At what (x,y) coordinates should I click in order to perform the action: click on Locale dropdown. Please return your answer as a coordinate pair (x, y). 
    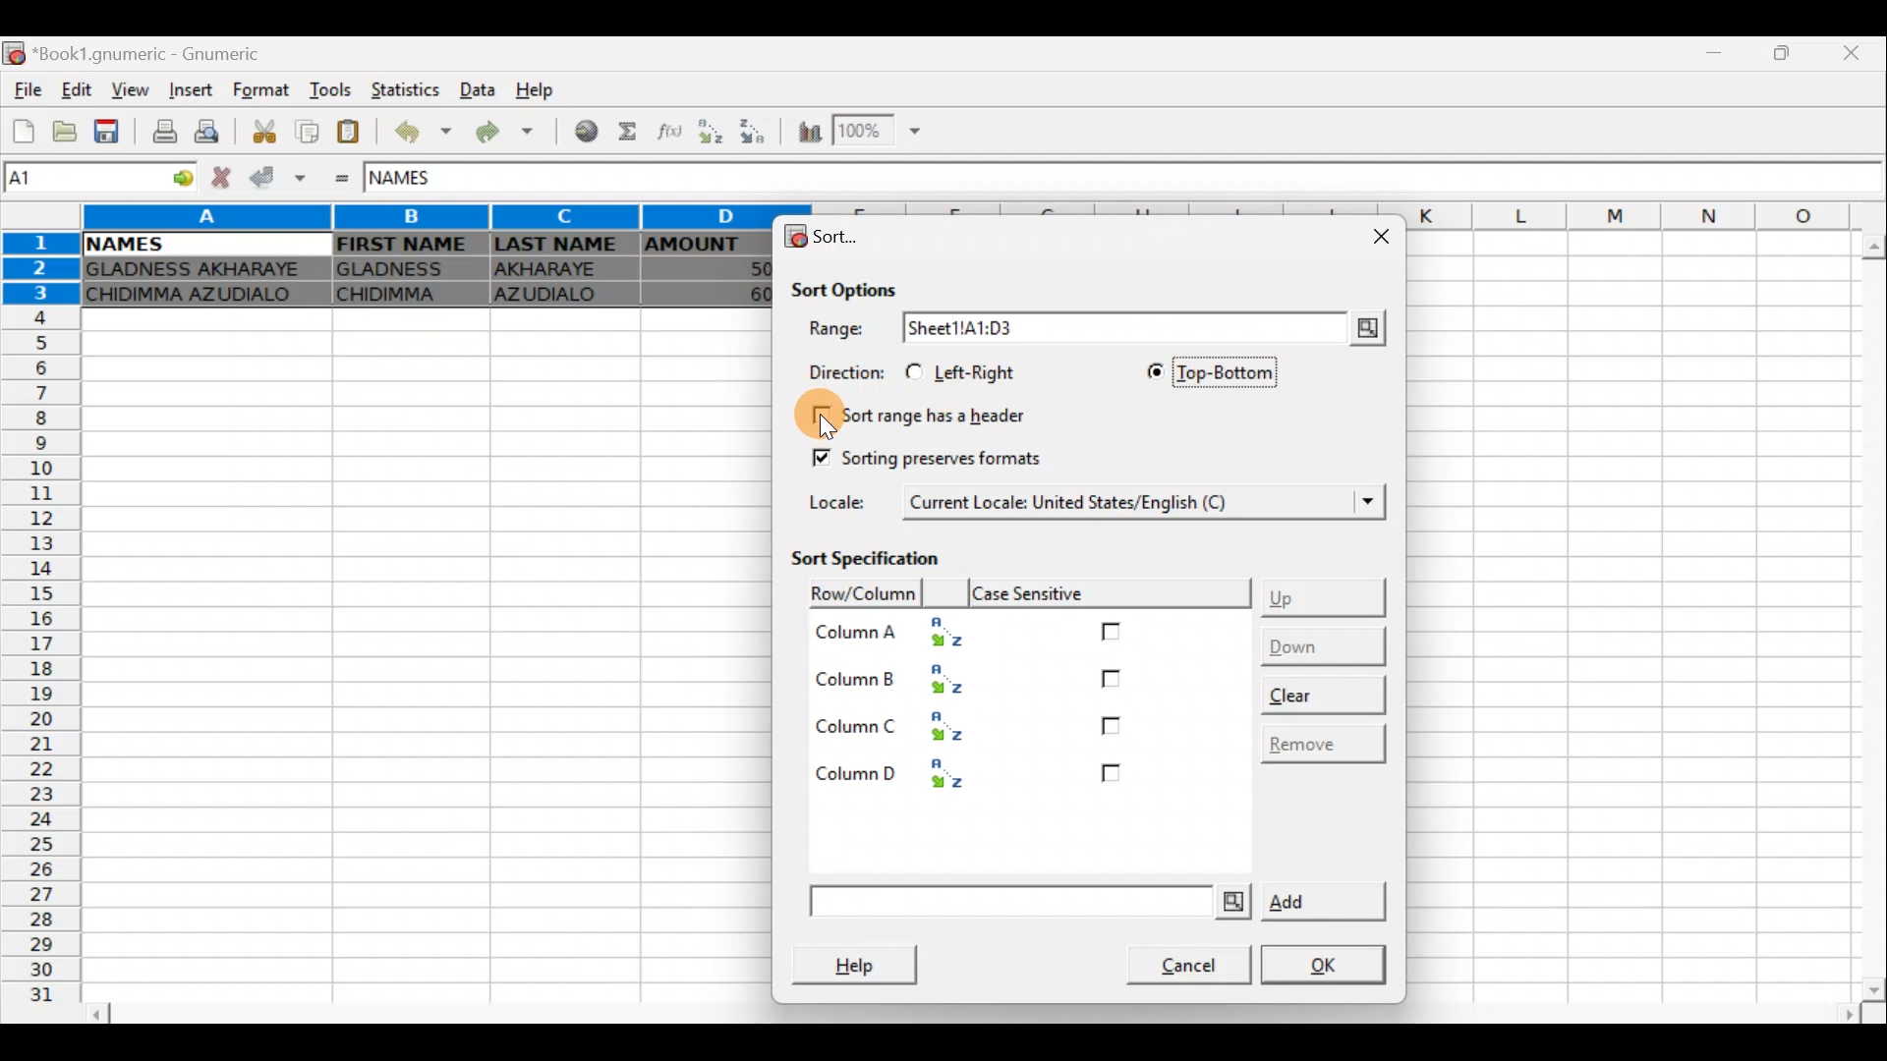
    Looking at the image, I should click on (1357, 502).